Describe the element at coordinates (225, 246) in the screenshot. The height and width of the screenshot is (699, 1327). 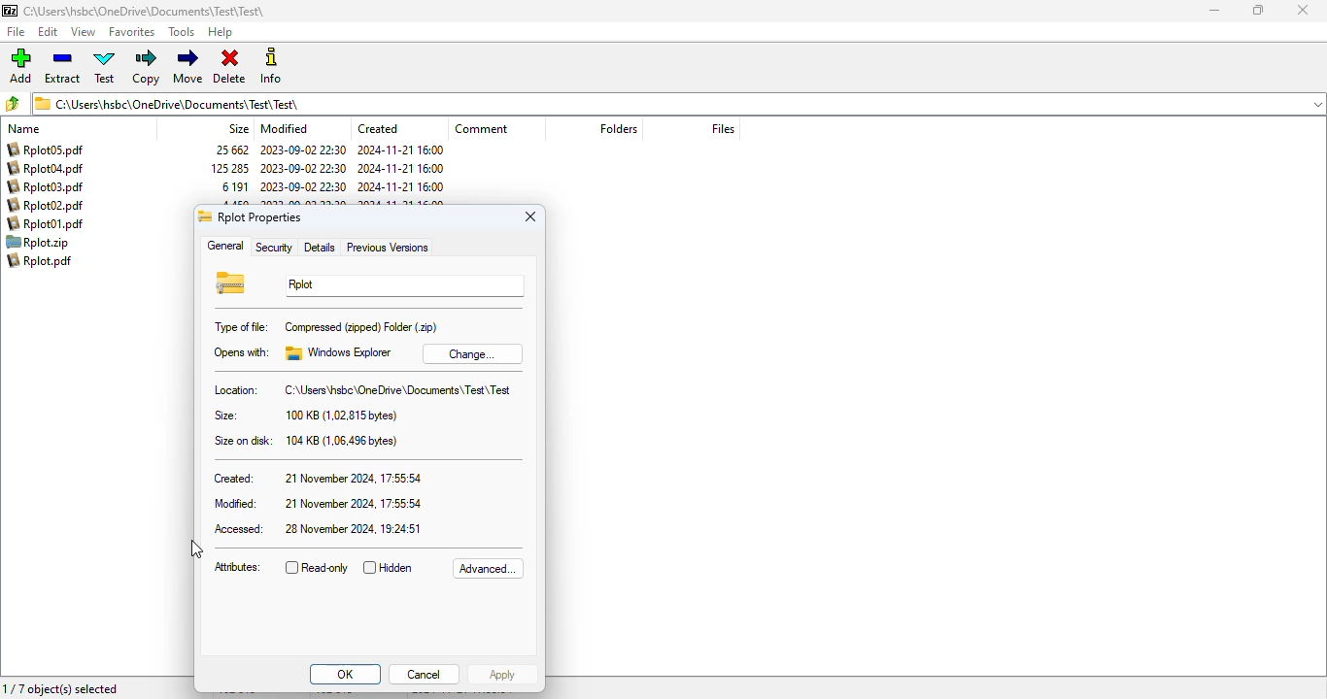
I see `general` at that location.